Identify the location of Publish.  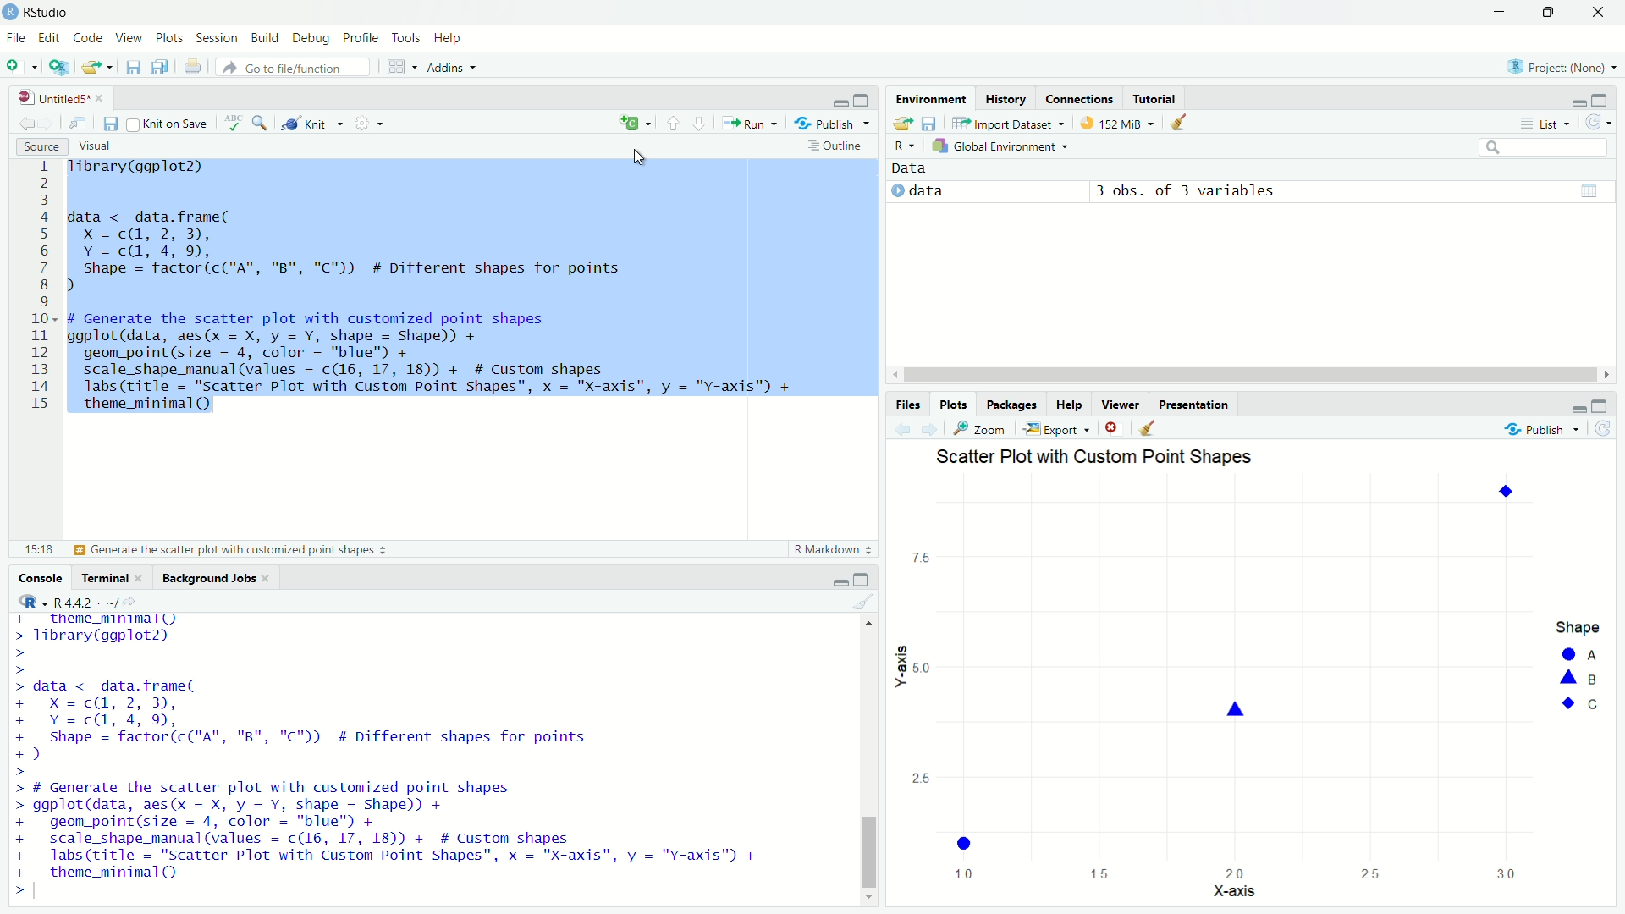
(832, 123).